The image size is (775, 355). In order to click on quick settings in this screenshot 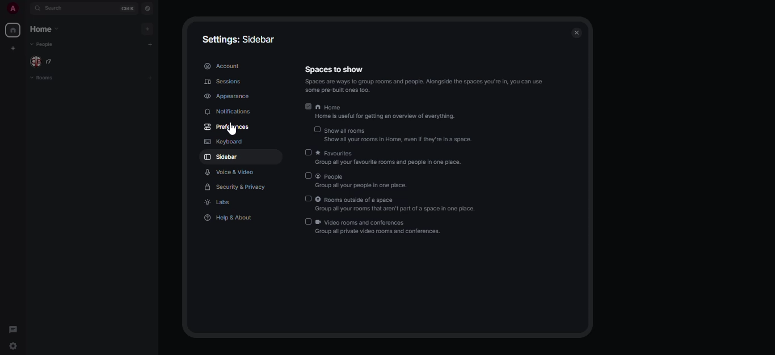, I will do `click(14, 346)`.